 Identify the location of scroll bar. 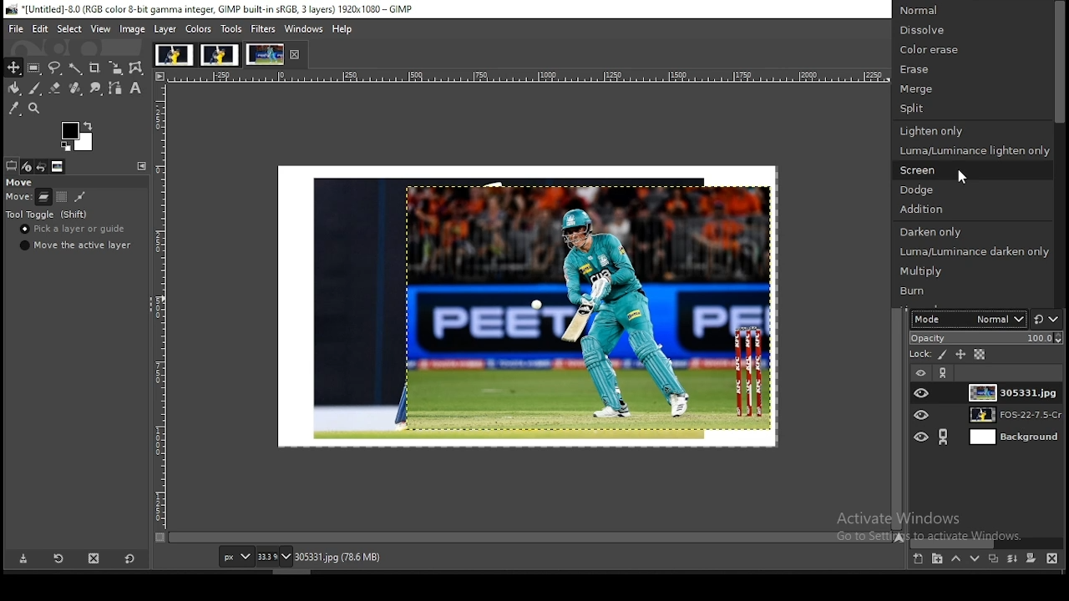
(530, 537).